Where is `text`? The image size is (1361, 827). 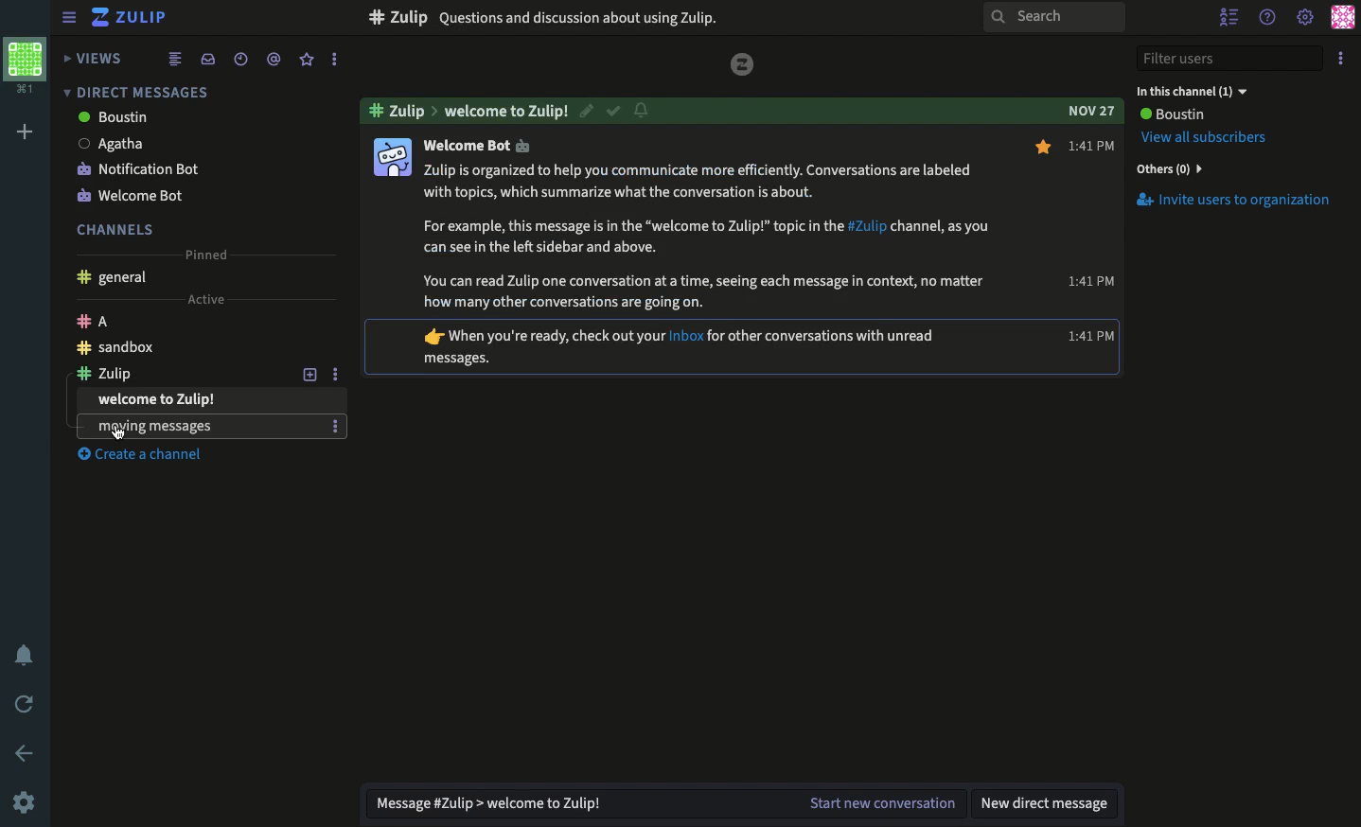 text is located at coordinates (822, 336).